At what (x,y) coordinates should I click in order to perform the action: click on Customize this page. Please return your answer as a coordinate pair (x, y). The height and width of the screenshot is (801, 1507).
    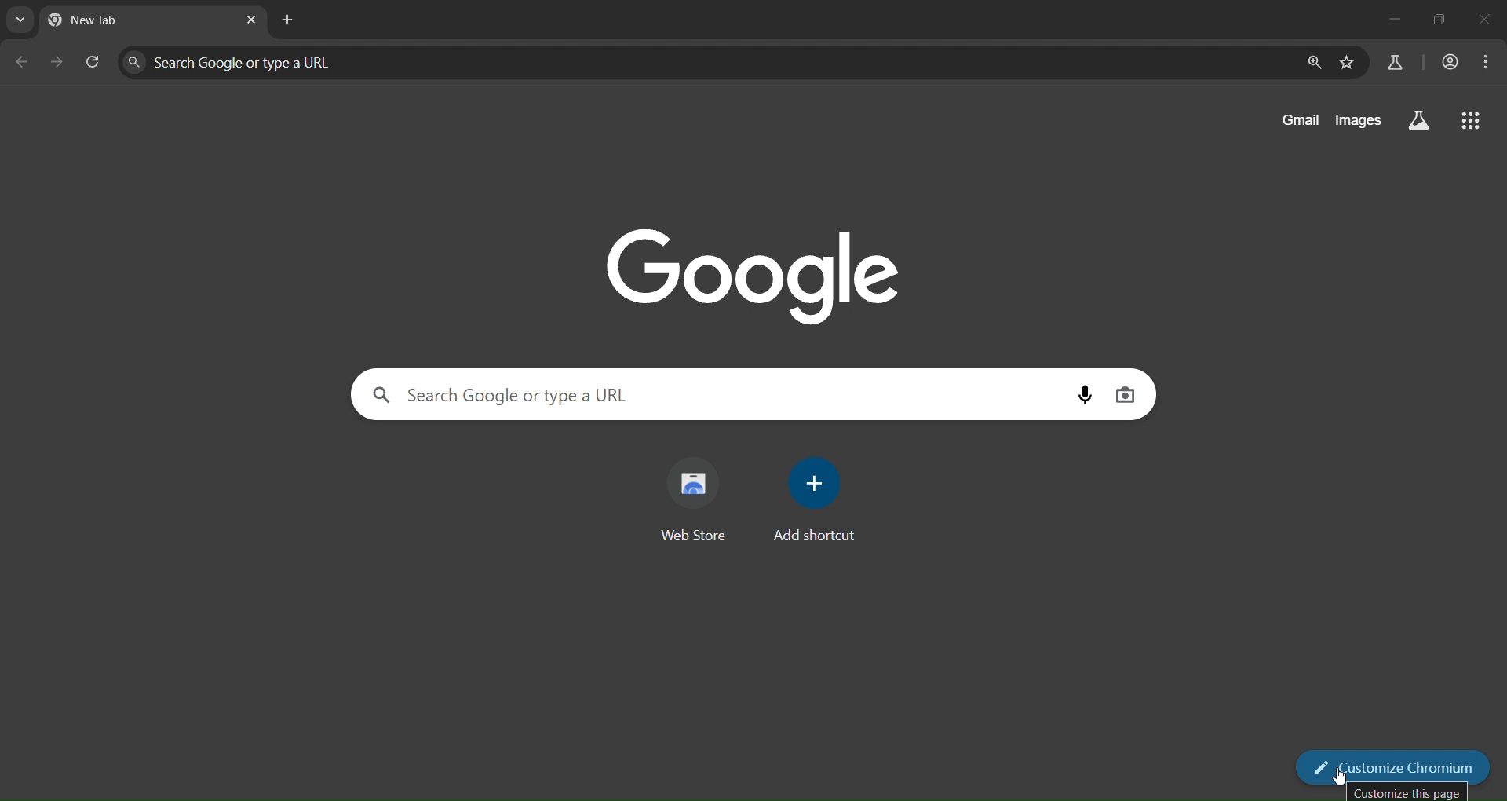
    Looking at the image, I should click on (1410, 793).